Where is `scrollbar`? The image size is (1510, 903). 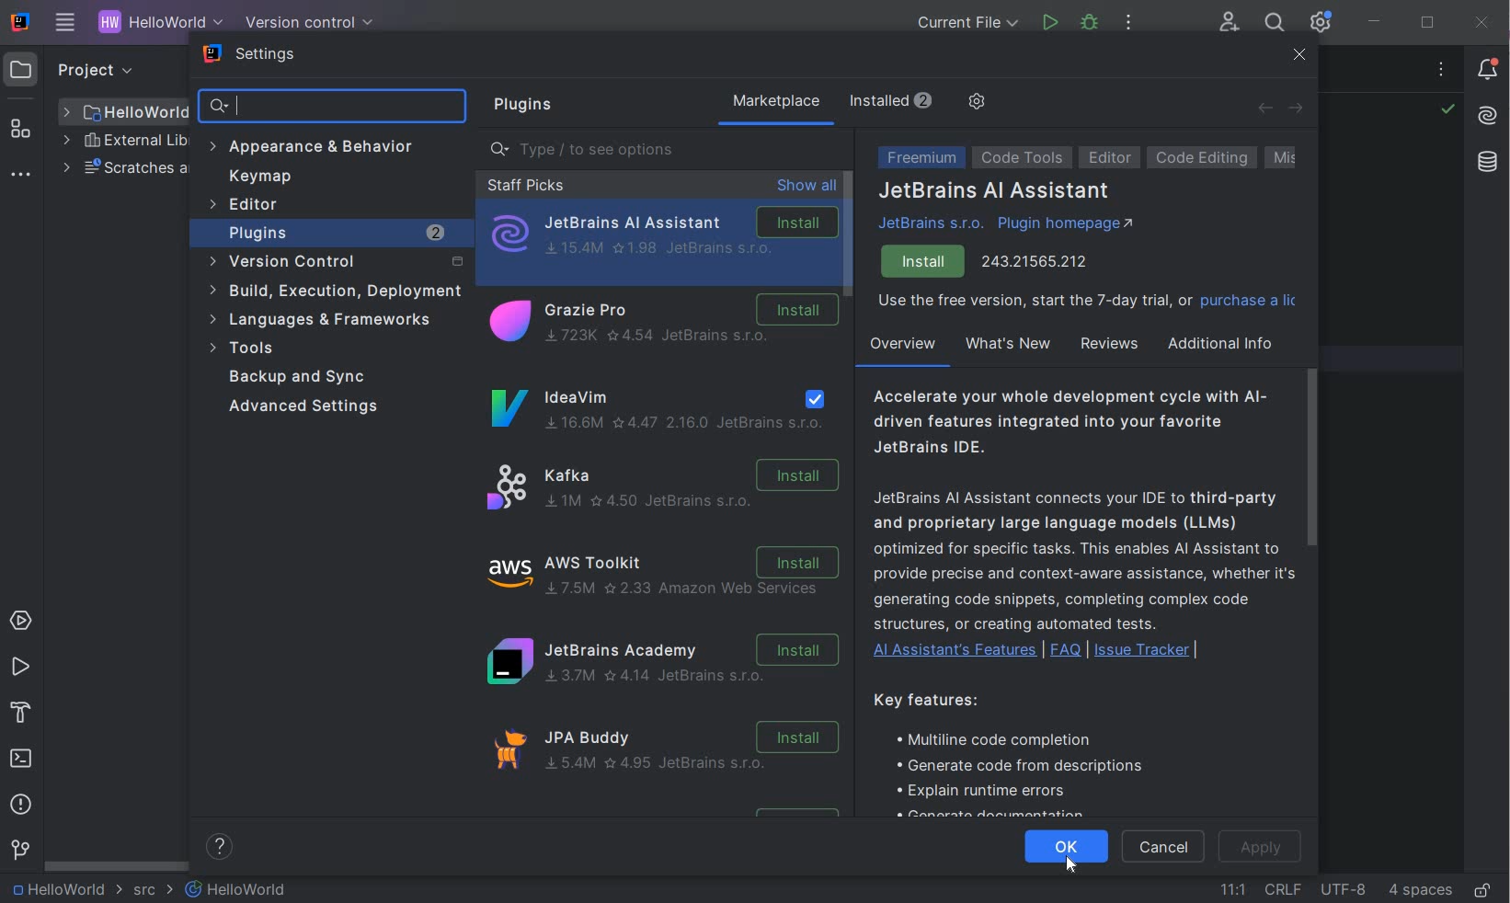 scrollbar is located at coordinates (1310, 455).